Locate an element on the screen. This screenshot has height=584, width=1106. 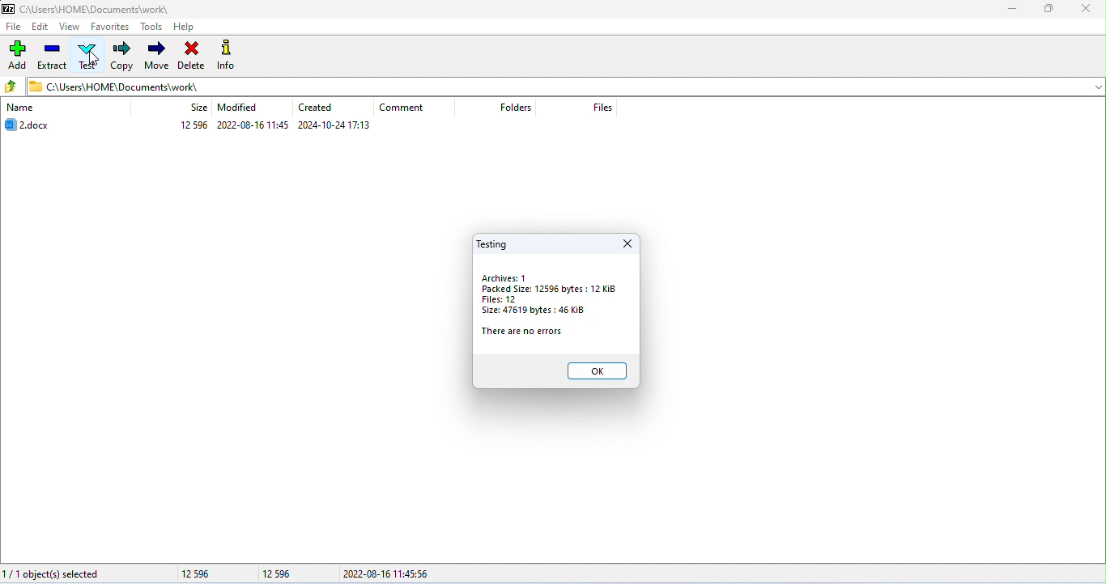
7z C:\Users\HOME\Documents\work\ is located at coordinates (86, 8).